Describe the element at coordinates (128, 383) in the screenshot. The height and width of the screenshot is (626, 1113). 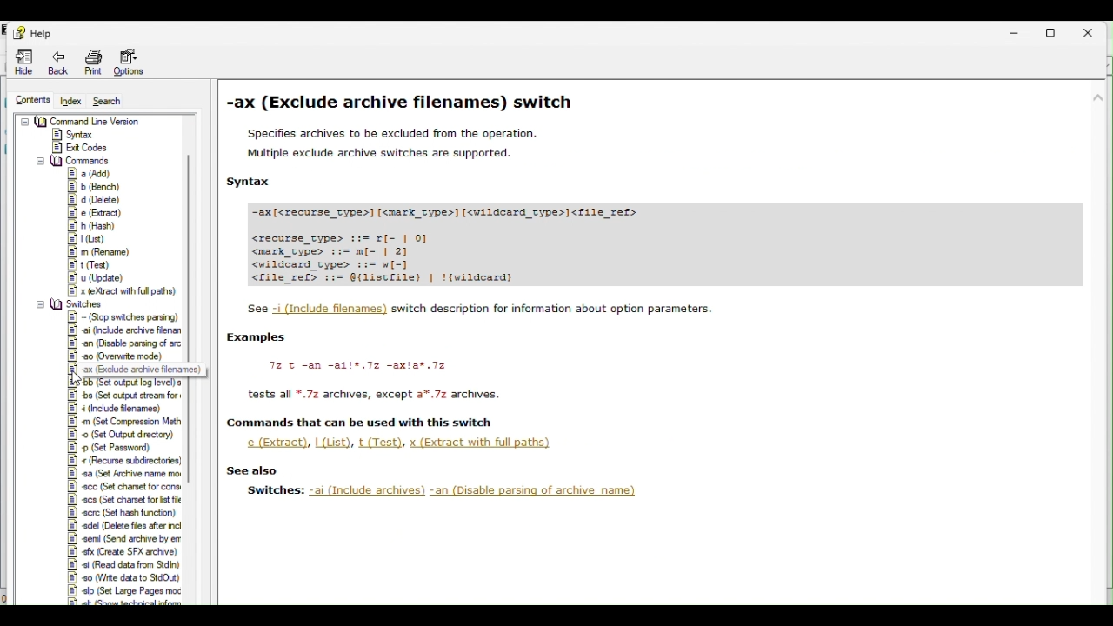
I see `|#yvob (Set output log level) s` at that location.